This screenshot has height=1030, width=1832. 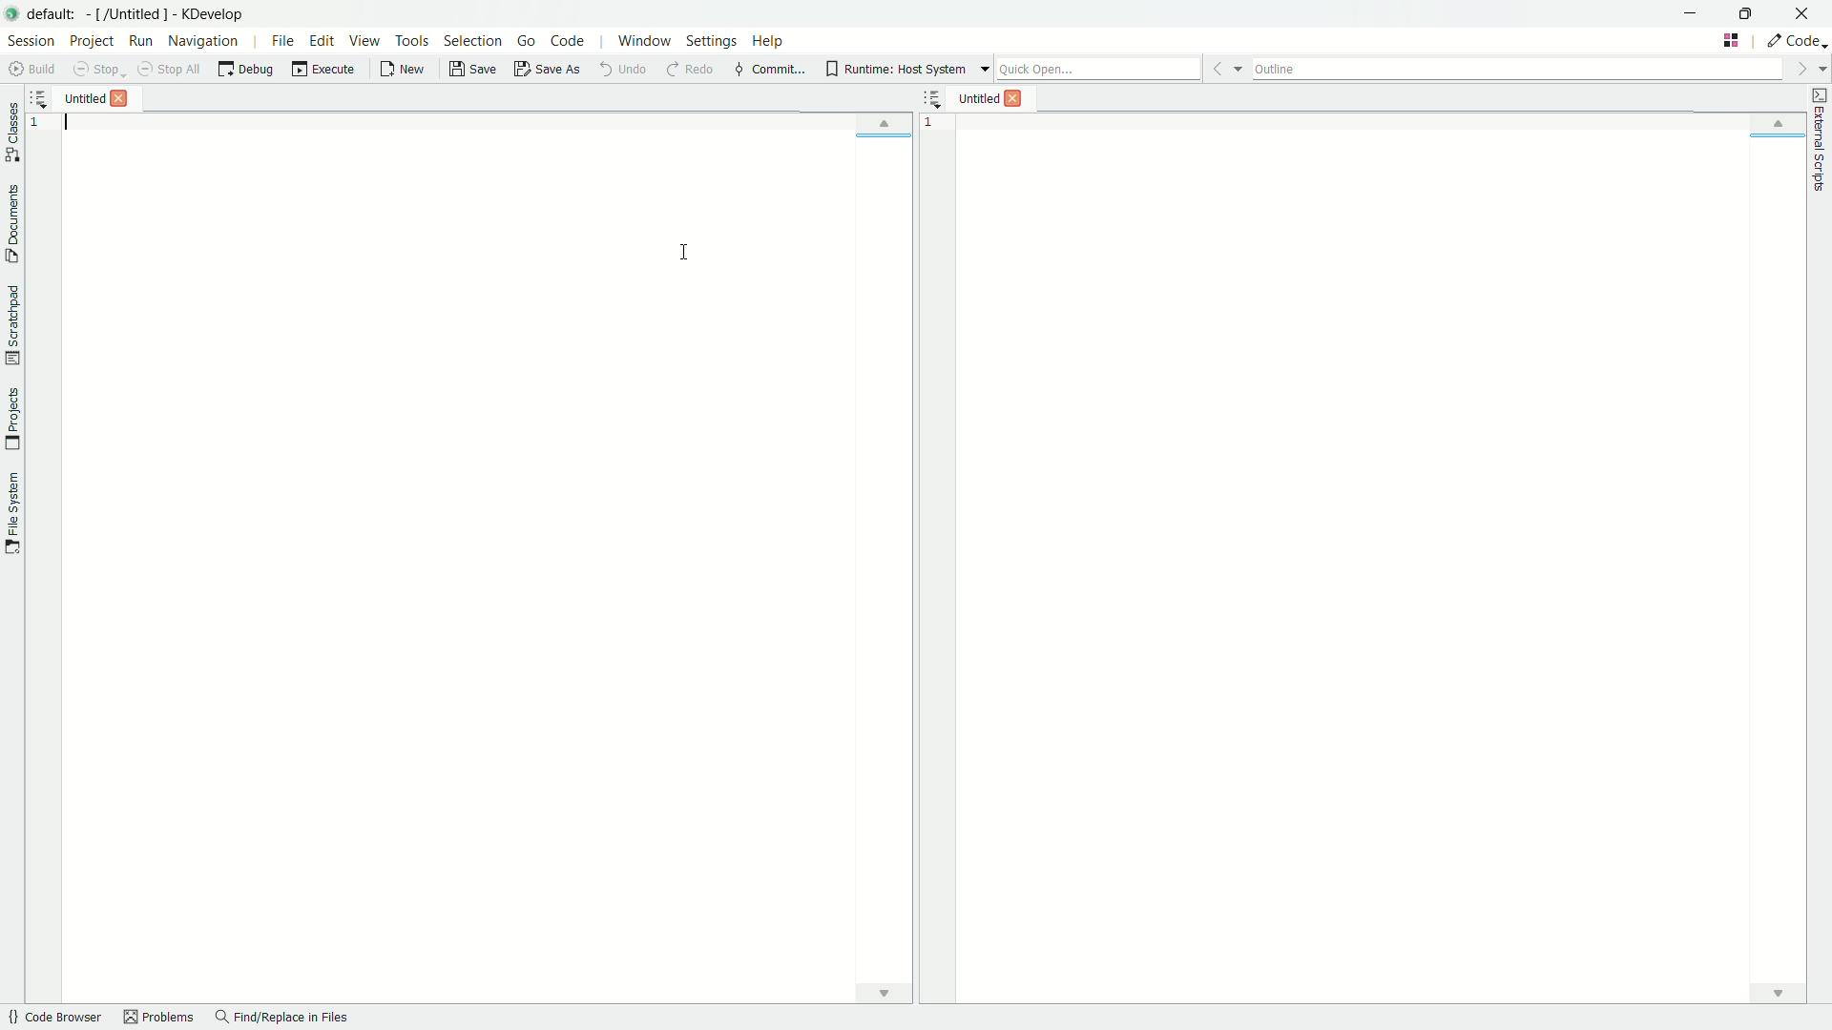 What do you see at coordinates (325, 41) in the screenshot?
I see `edit menu` at bounding box center [325, 41].